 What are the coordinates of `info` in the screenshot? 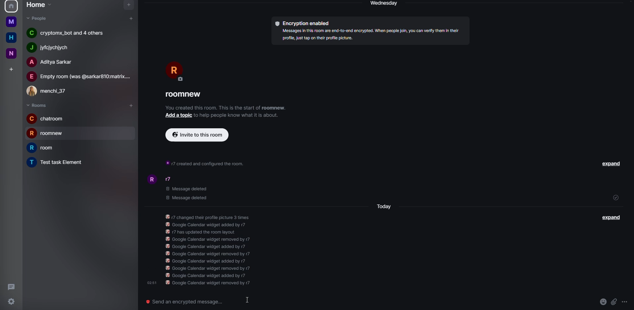 It's located at (226, 108).